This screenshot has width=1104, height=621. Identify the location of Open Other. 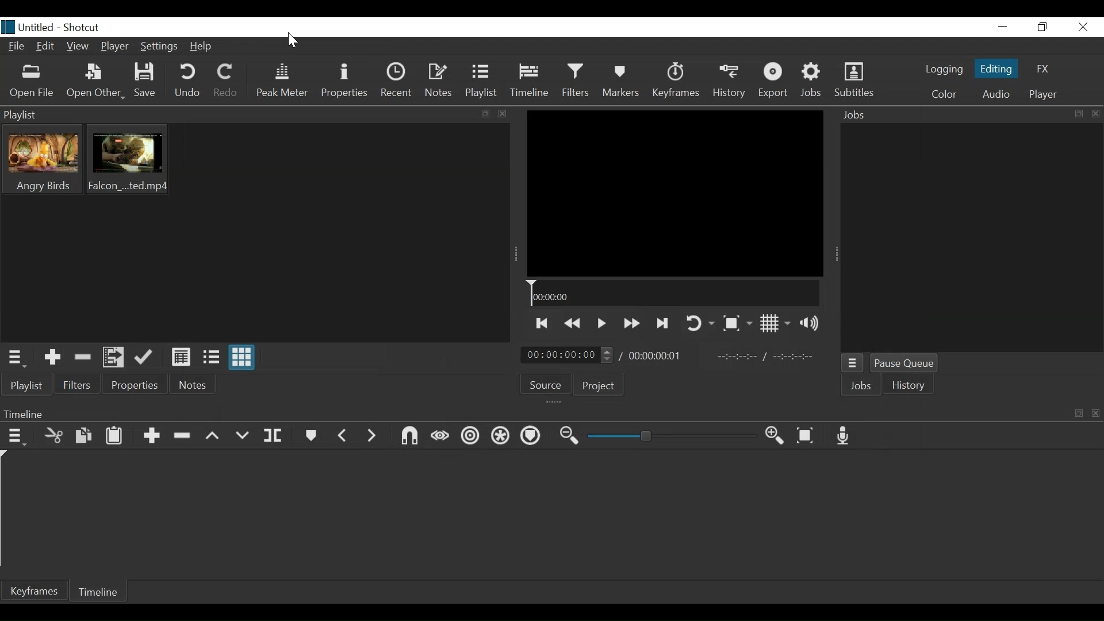
(95, 82).